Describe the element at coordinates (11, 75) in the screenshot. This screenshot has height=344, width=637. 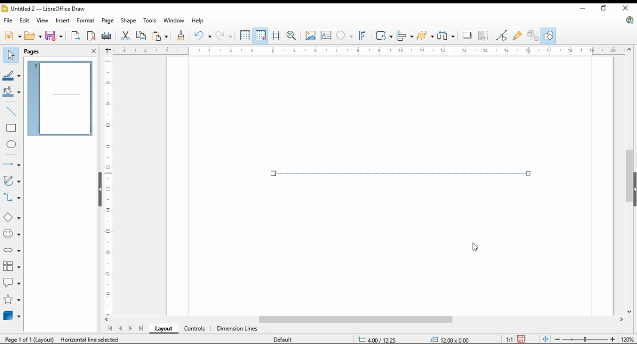
I see `line color` at that location.